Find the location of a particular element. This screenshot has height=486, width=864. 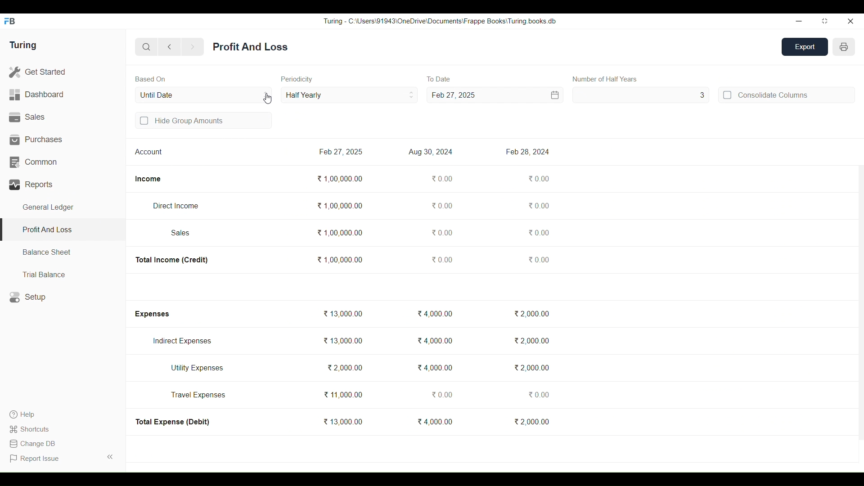

Income is located at coordinates (148, 179).